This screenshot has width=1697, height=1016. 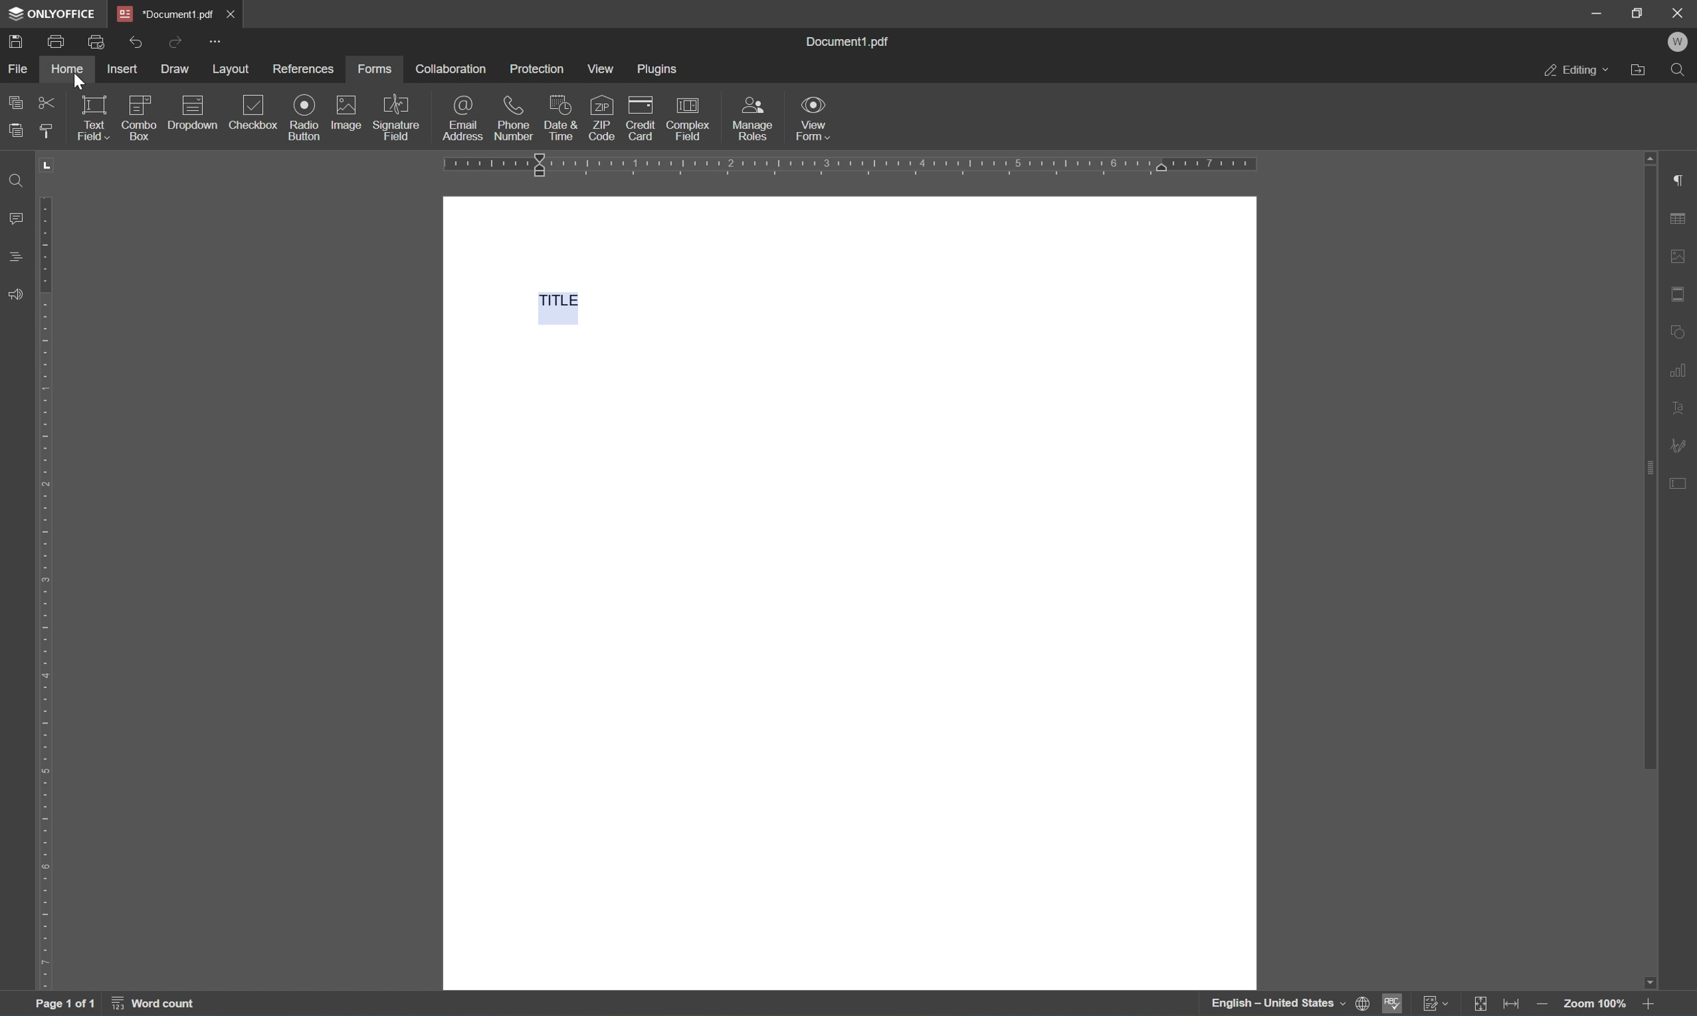 I want to click on copy, so click(x=15, y=101).